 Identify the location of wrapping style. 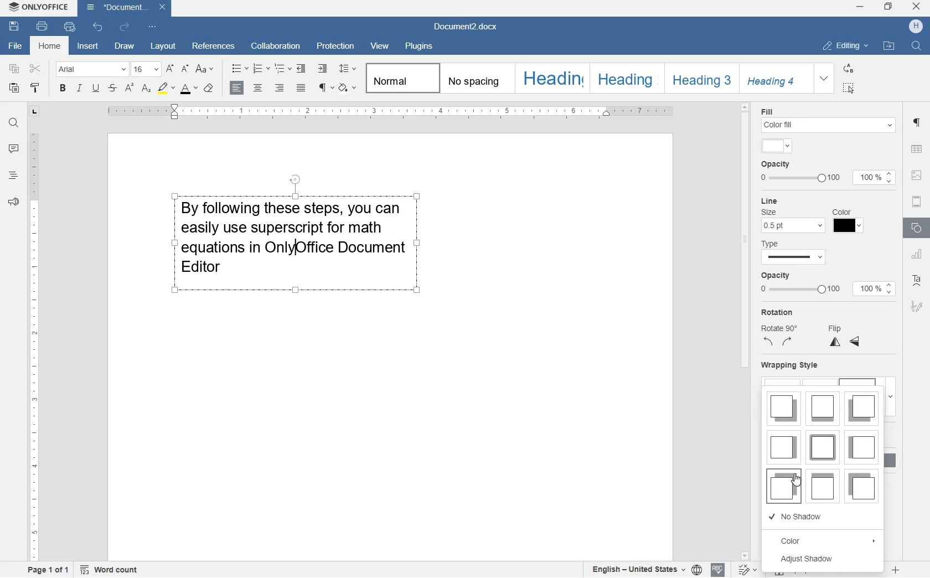
(790, 365).